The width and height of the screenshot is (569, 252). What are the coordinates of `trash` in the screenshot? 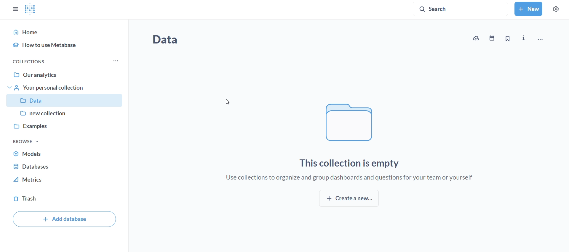 It's located at (62, 199).